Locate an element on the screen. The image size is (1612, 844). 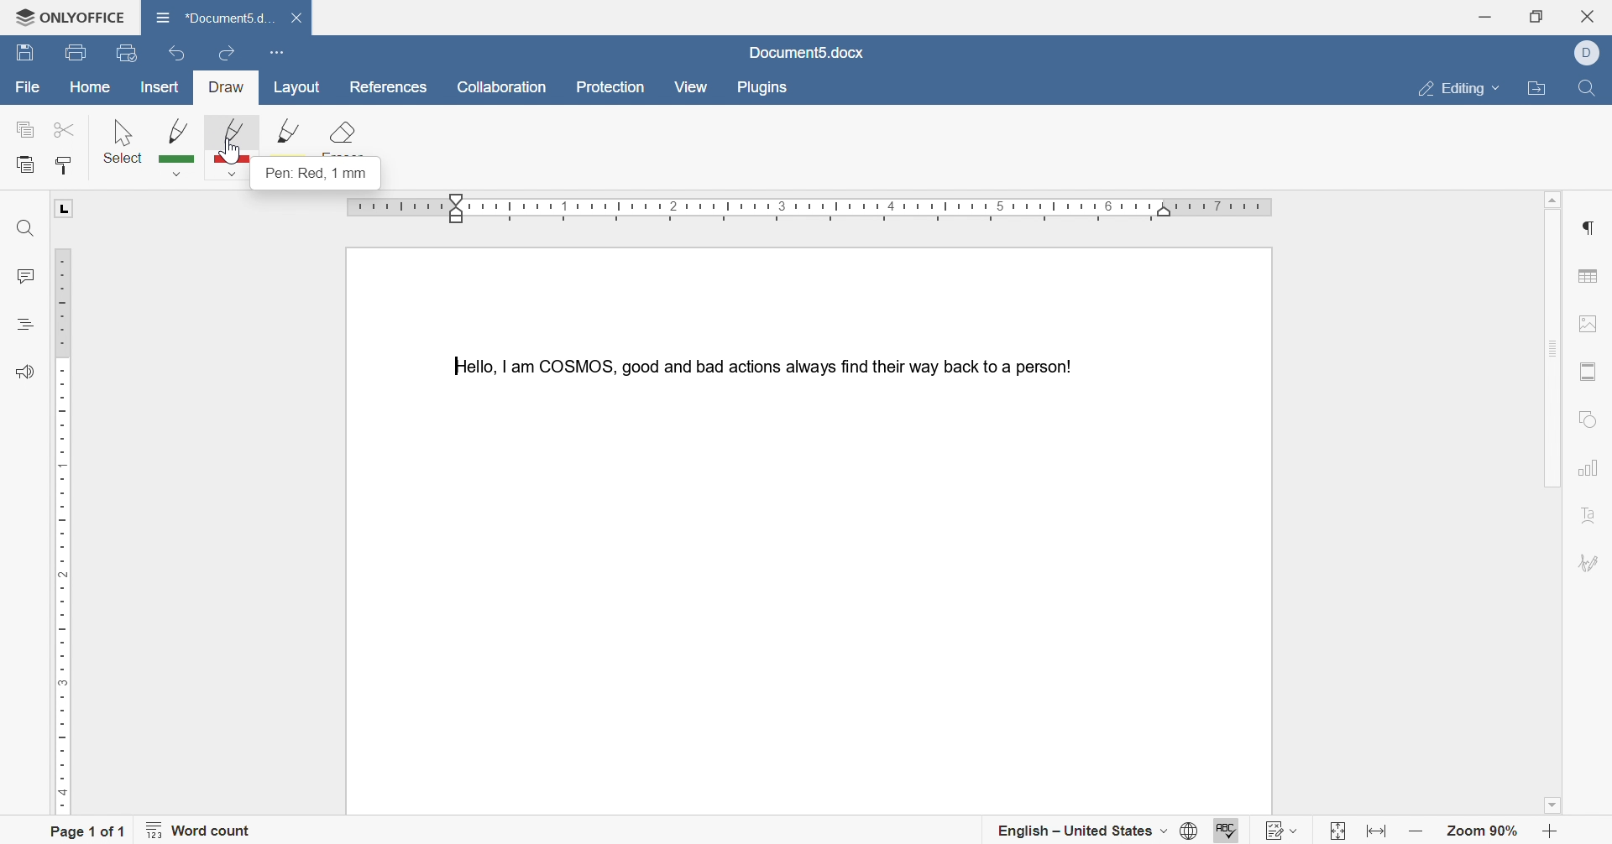
english - united states is located at coordinates (1081, 834).